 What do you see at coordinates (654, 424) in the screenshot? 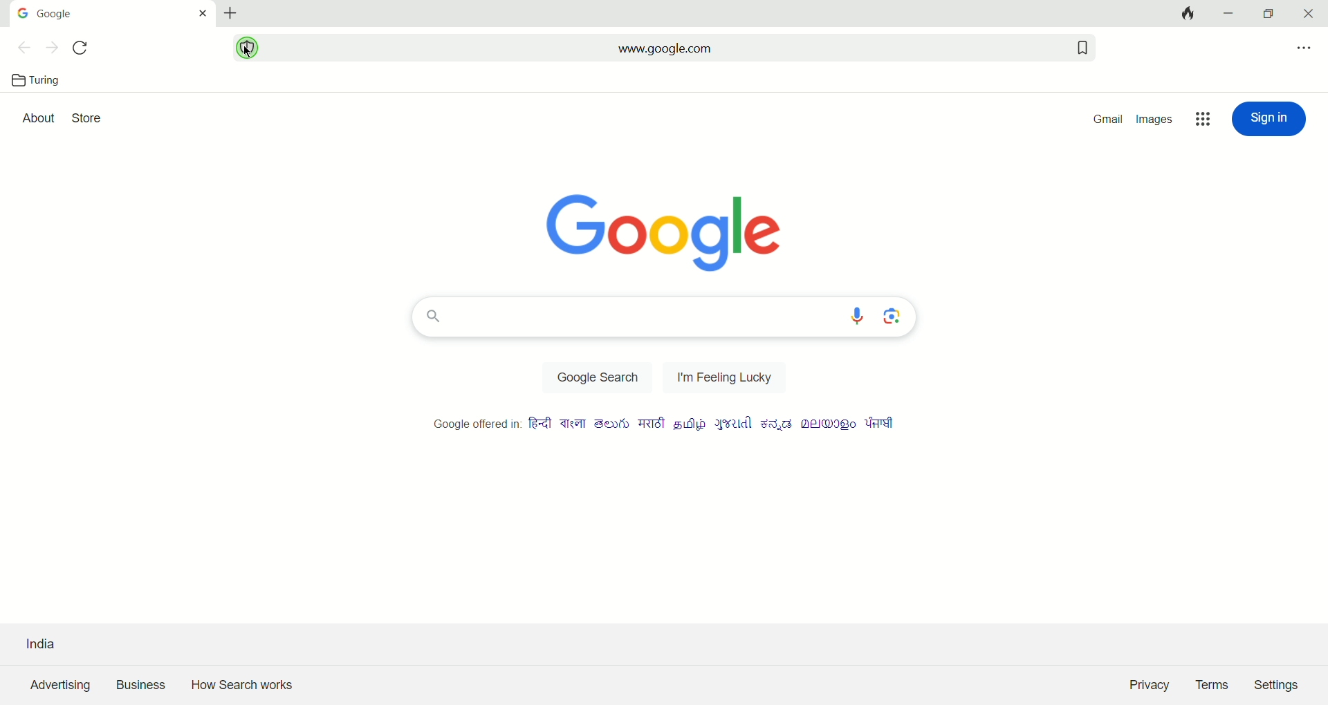
I see `language` at bounding box center [654, 424].